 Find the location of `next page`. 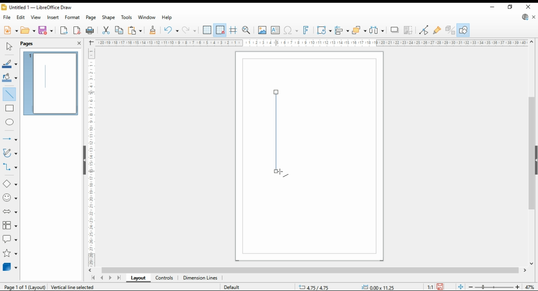

next page is located at coordinates (112, 278).